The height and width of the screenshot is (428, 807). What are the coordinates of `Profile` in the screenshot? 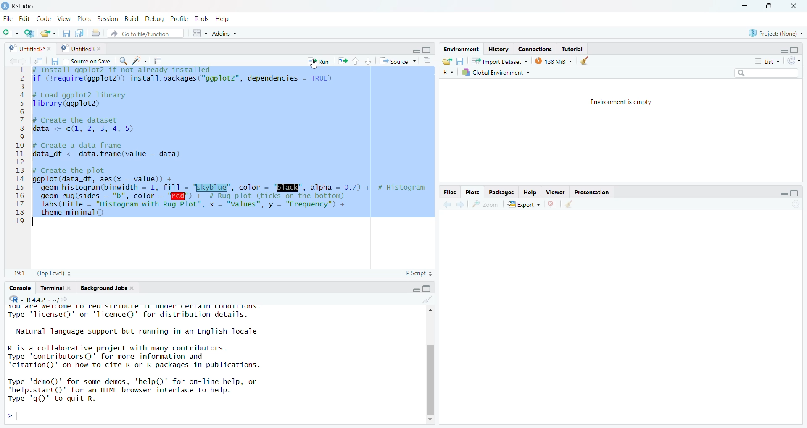 It's located at (179, 17).